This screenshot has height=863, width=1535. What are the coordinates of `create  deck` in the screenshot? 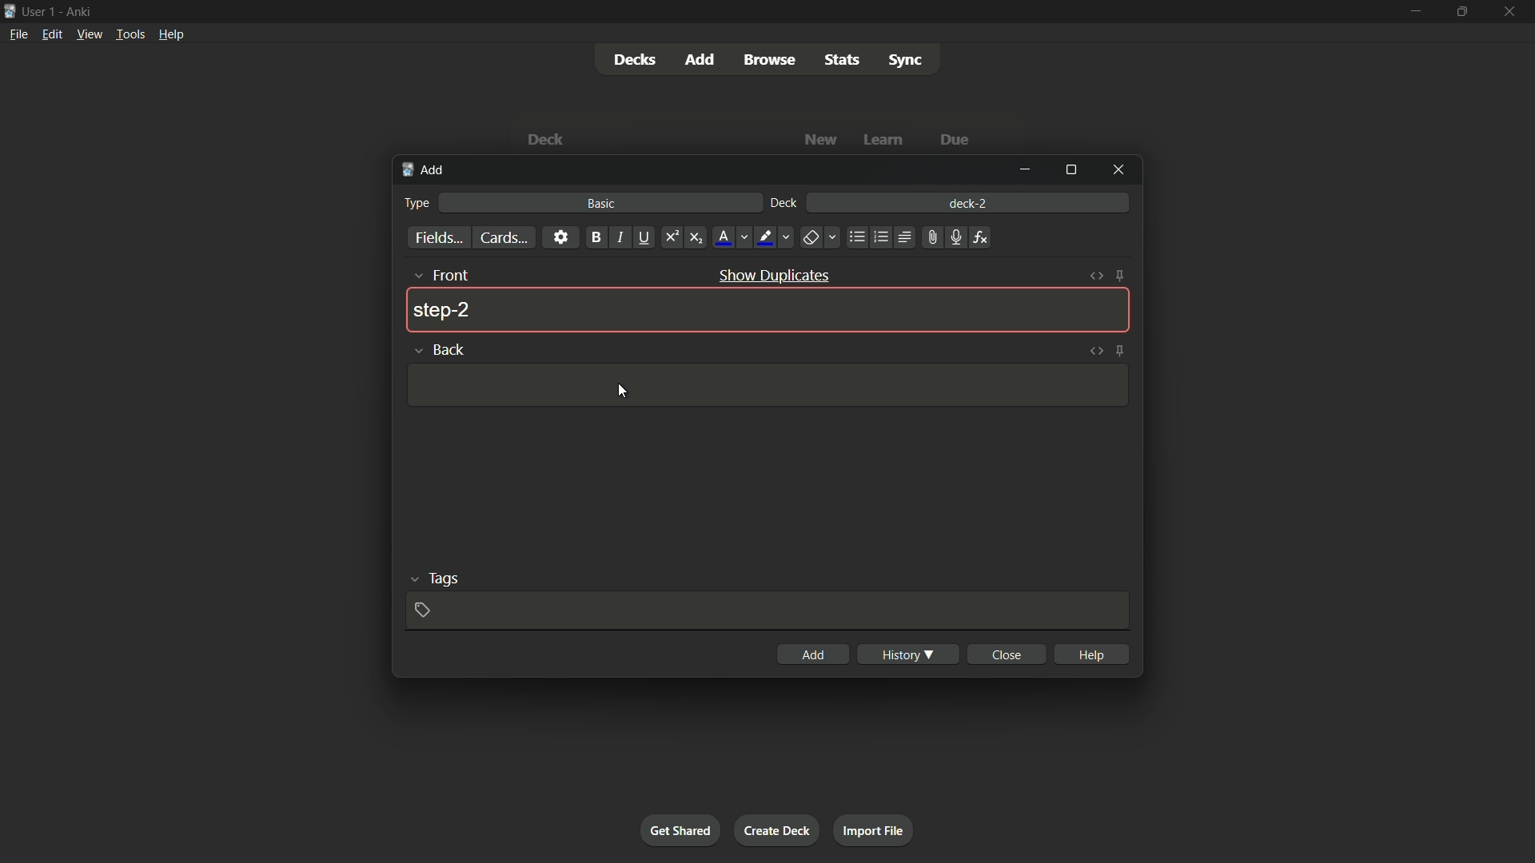 It's located at (778, 830).